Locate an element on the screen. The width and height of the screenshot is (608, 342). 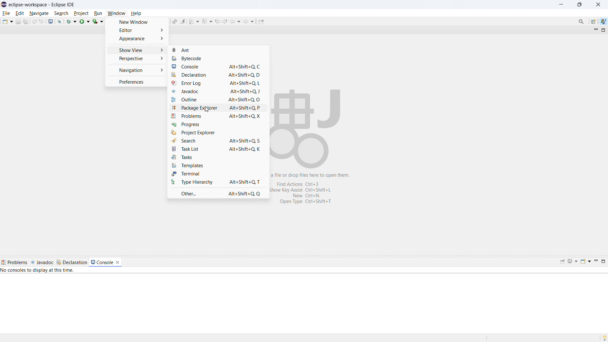
minimize is located at coordinates (595, 262).